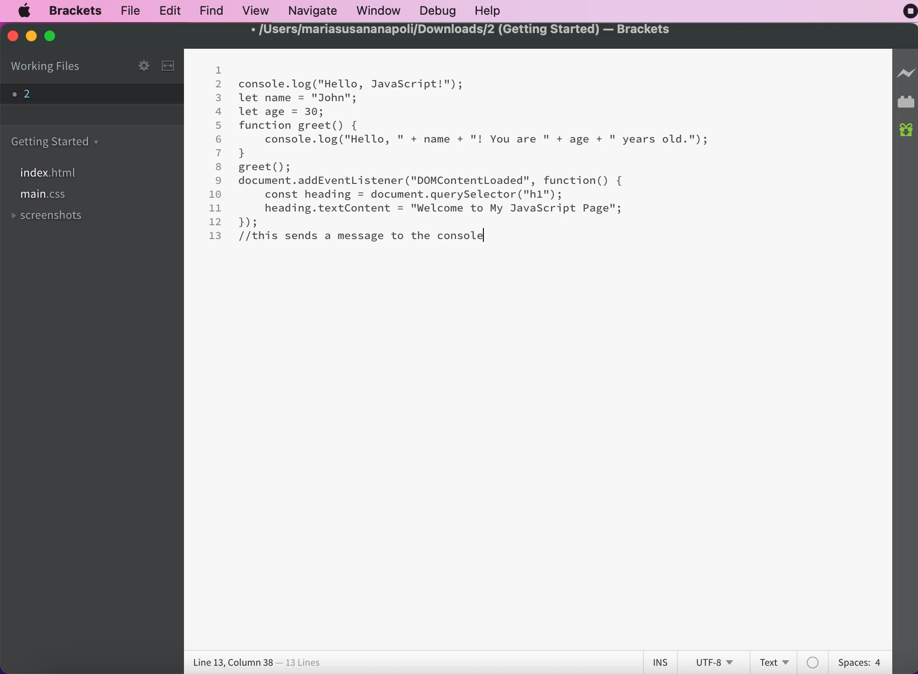  What do you see at coordinates (219, 125) in the screenshot?
I see `5` at bounding box center [219, 125].